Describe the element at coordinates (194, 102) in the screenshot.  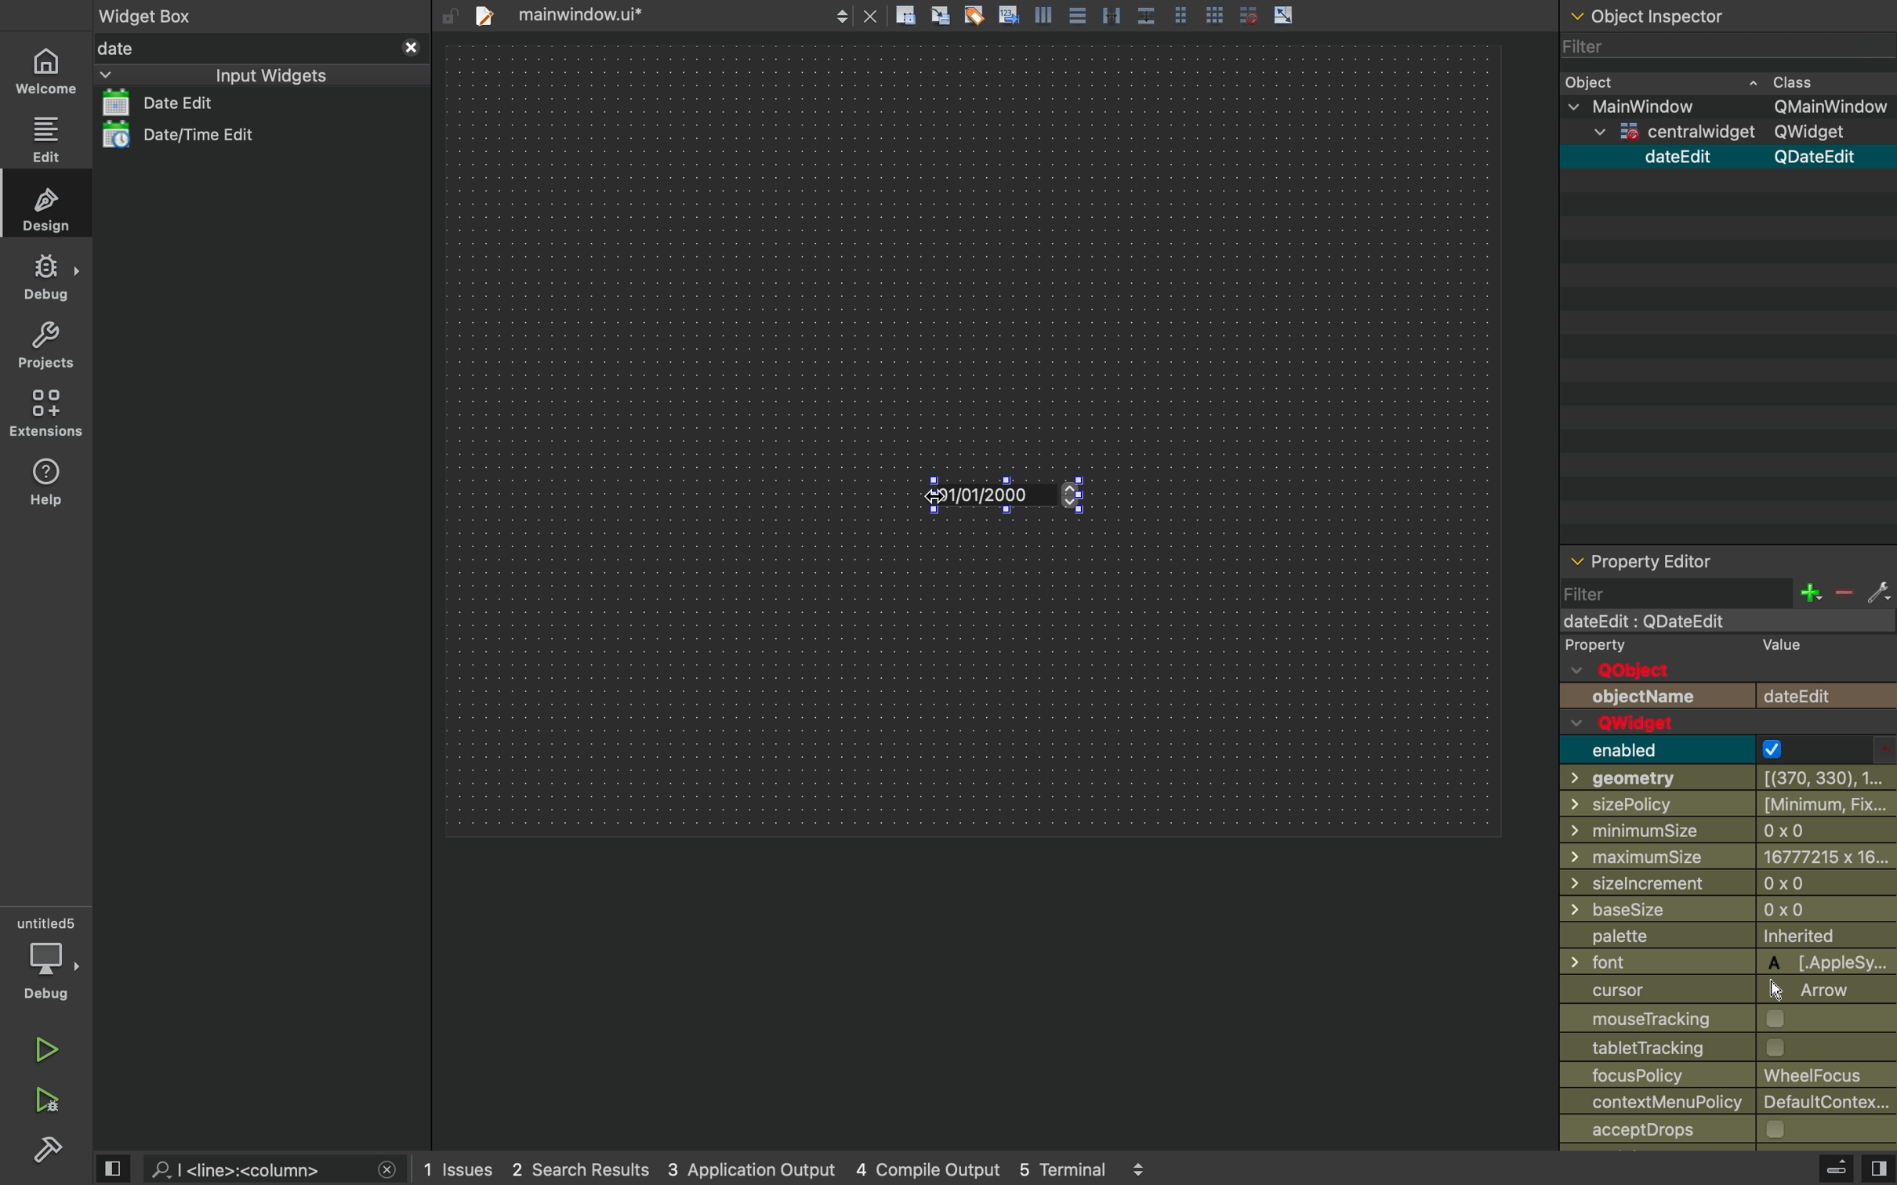
I see `date list` at that location.